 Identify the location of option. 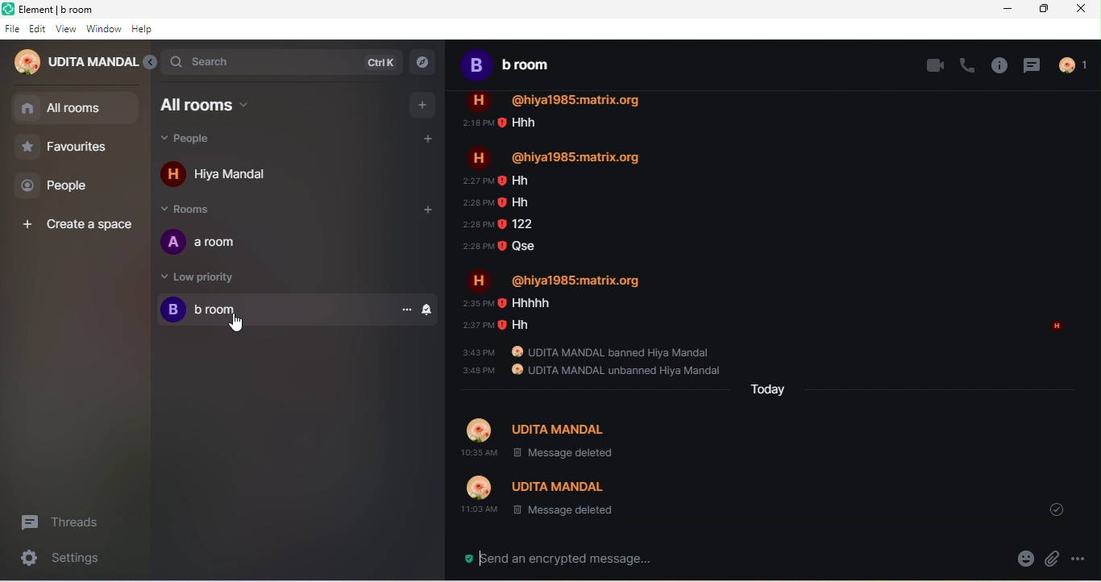
(1082, 559).